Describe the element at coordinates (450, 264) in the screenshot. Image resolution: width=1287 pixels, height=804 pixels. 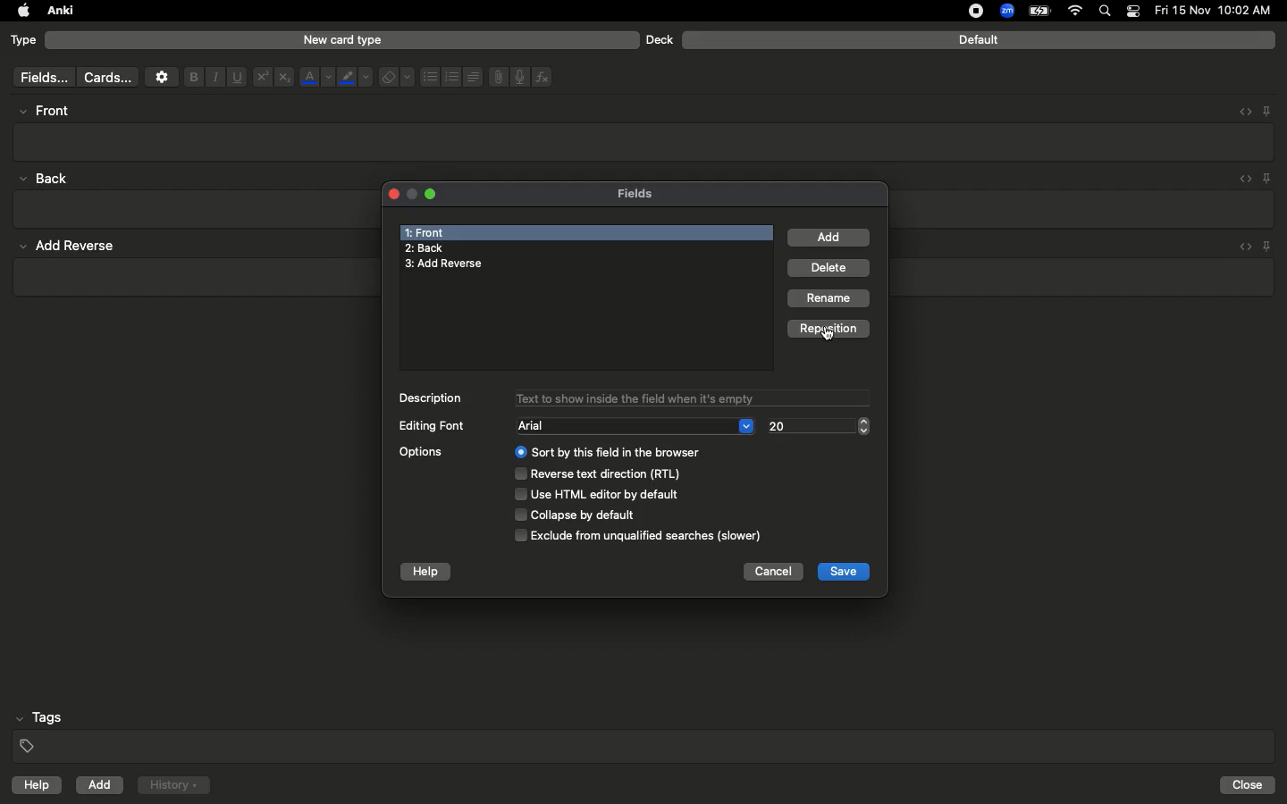
I see `Add reverse` at that location.